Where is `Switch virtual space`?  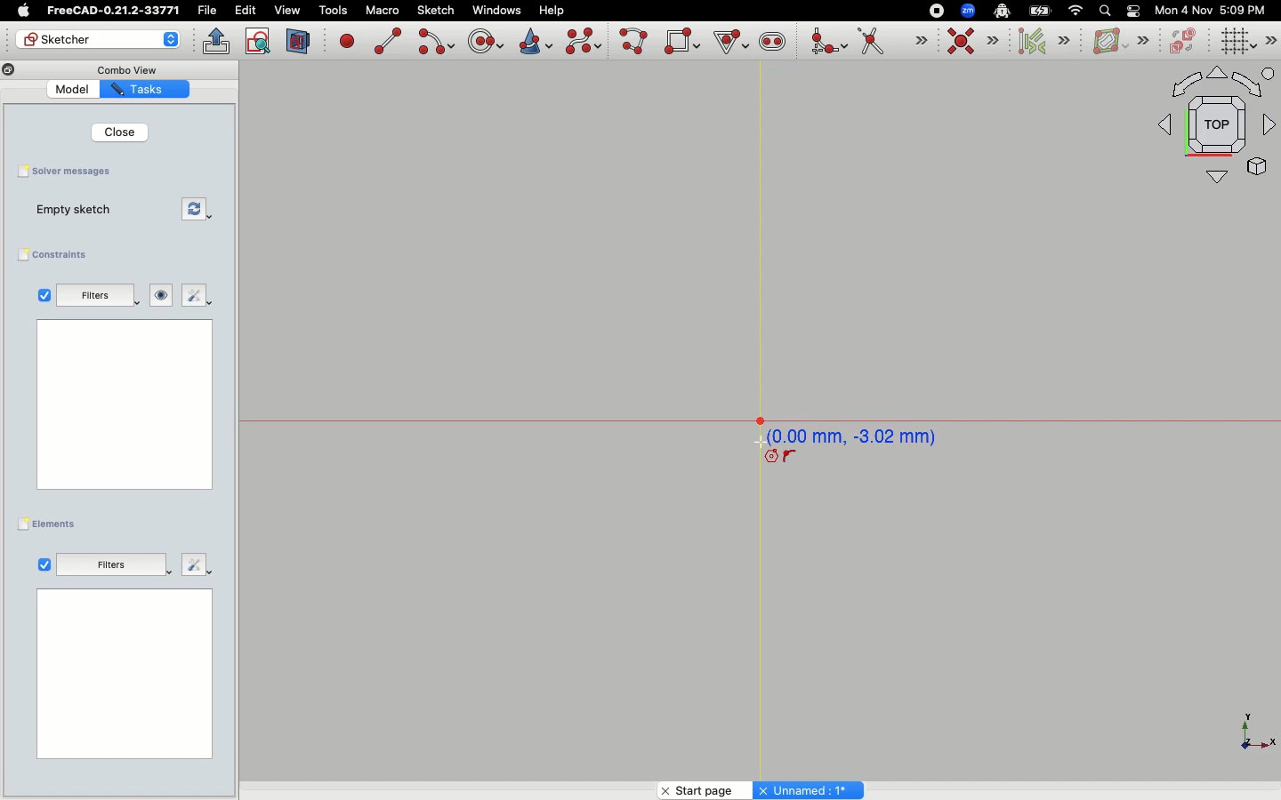 Switch virtual space is located at coordinates (1185, 42).